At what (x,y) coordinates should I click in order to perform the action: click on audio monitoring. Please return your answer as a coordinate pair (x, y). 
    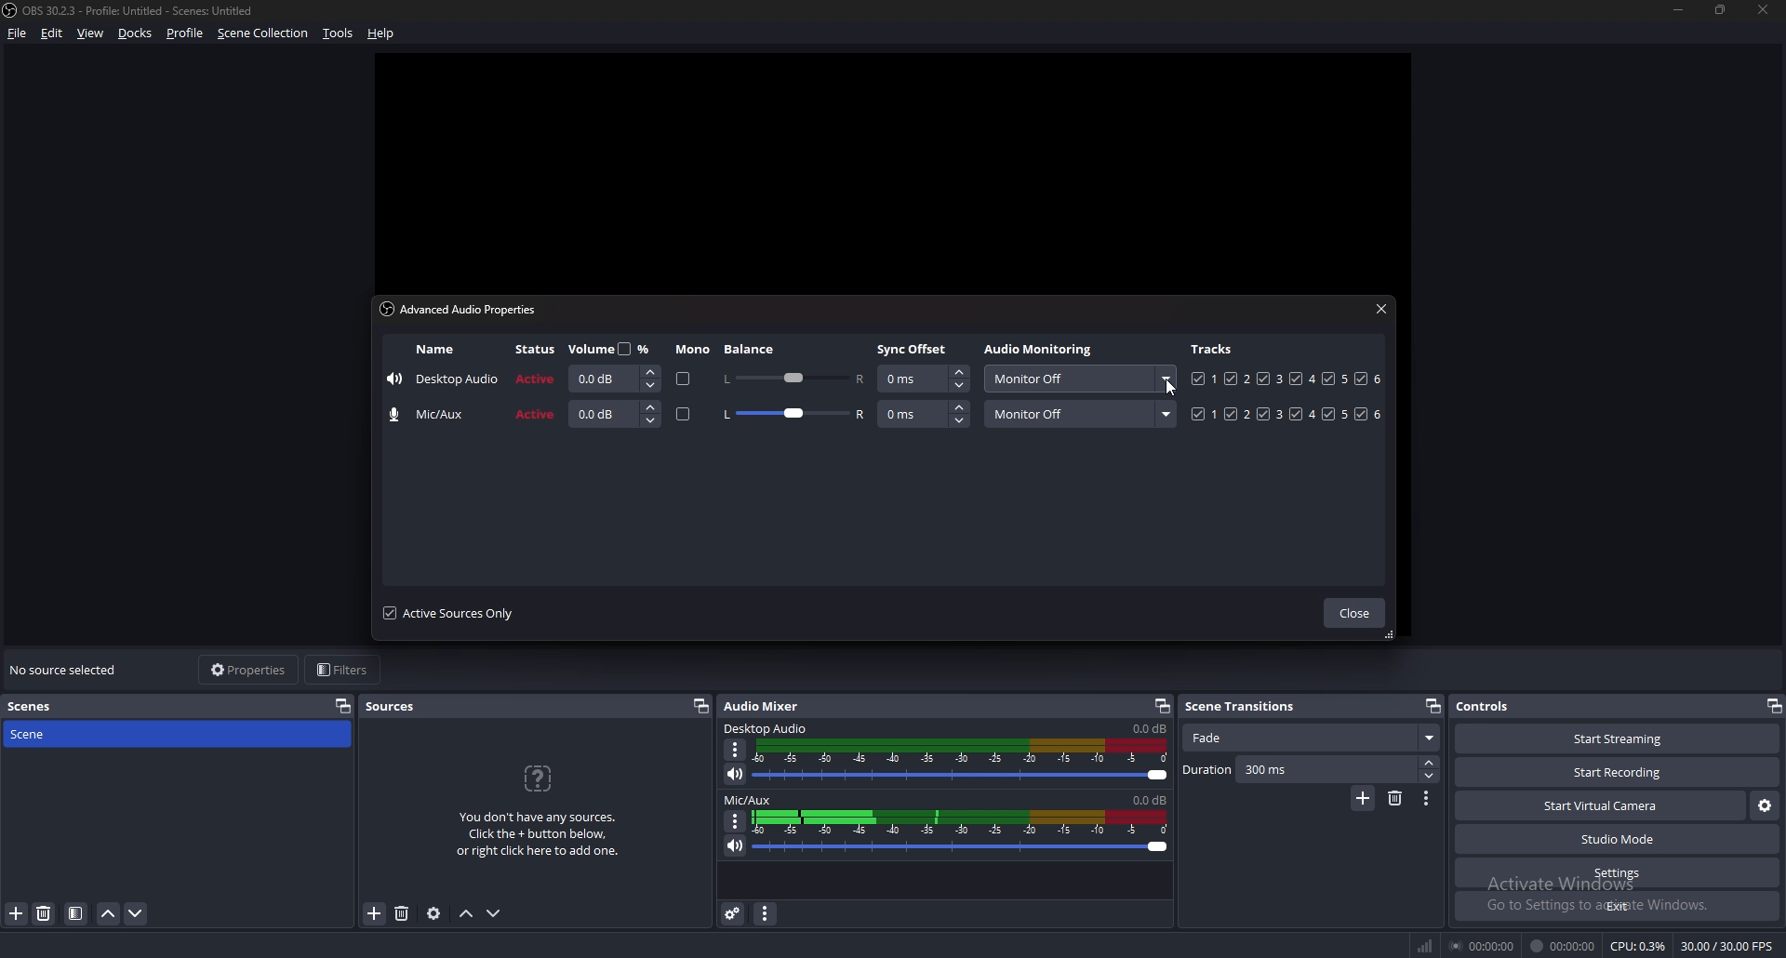
    Looking at the image, I should click on (1078, 379).